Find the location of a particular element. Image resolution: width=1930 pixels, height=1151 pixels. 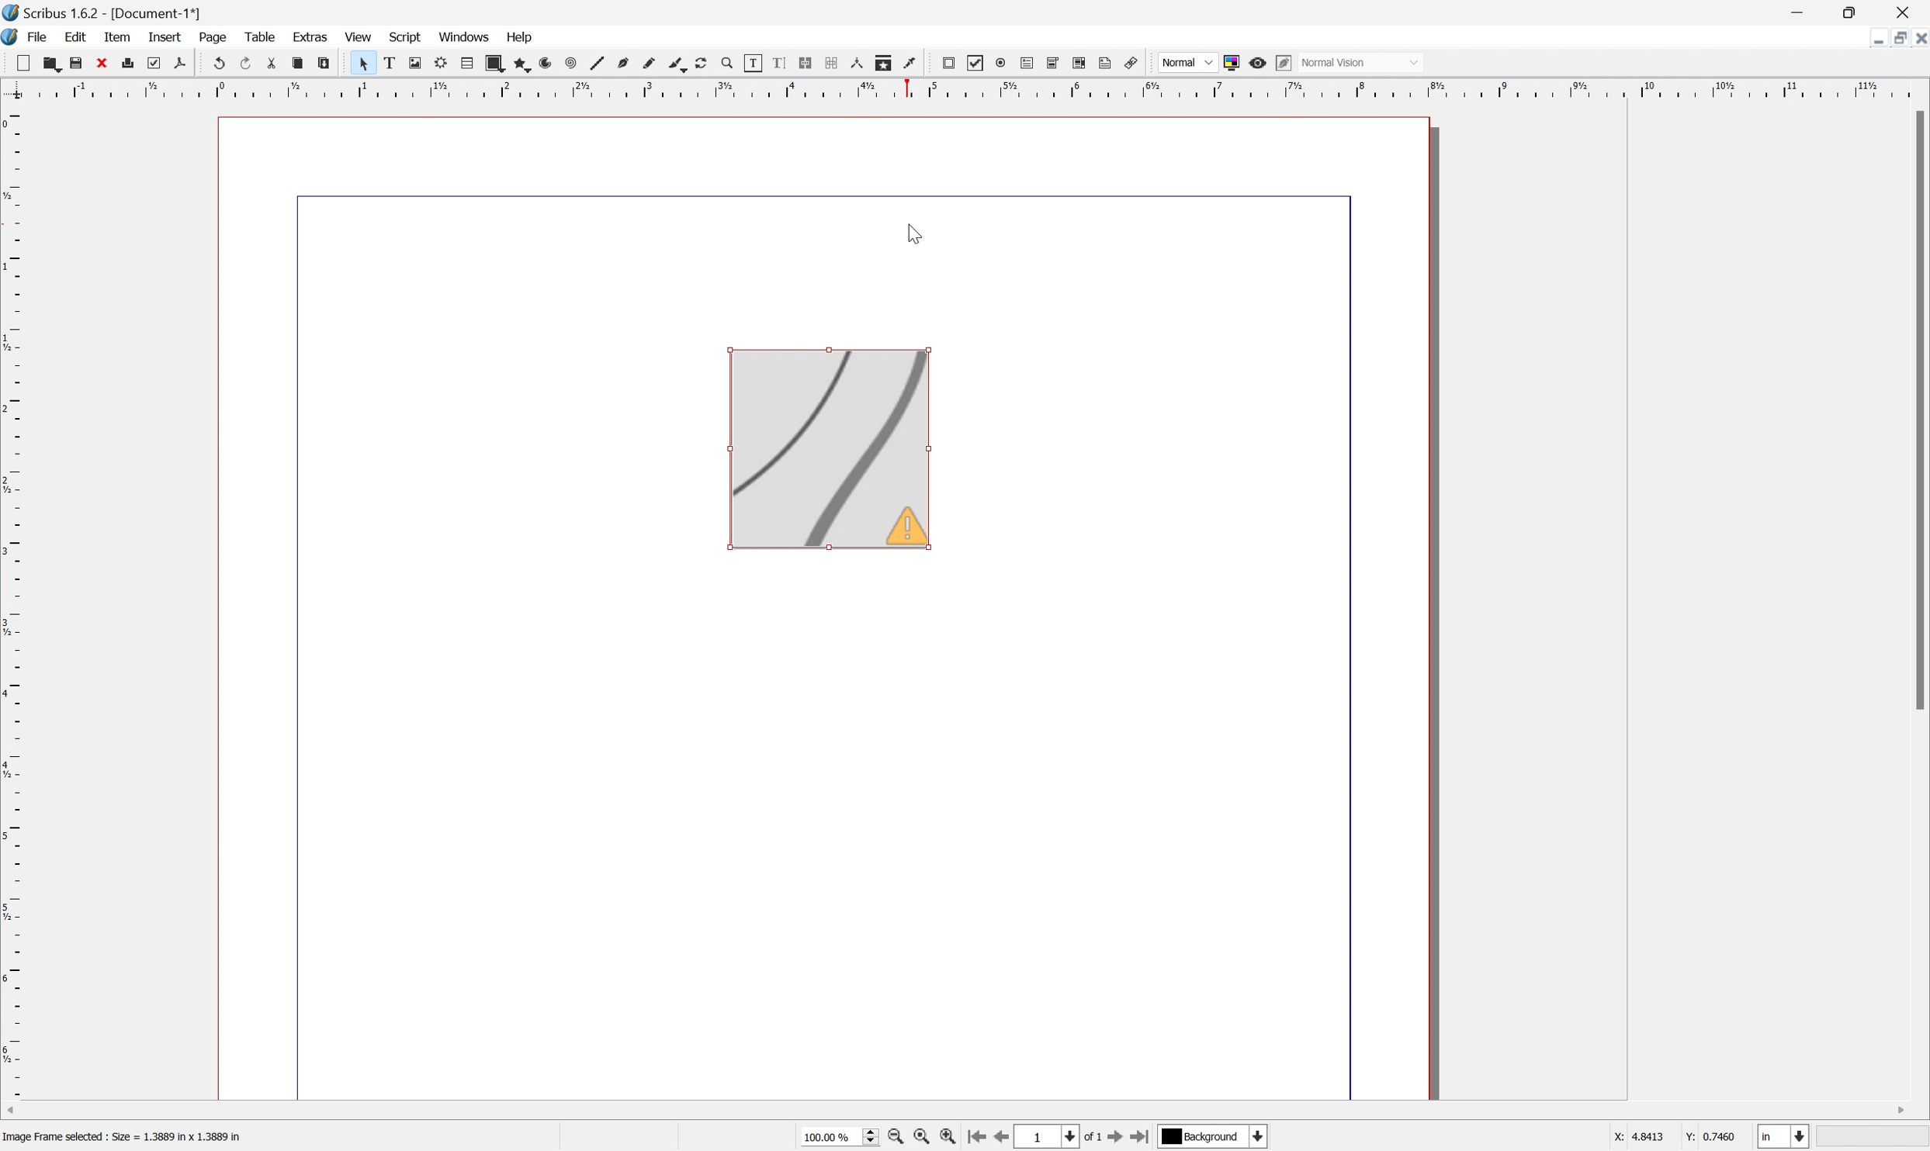

Shape is located at coordinates (499, 64).